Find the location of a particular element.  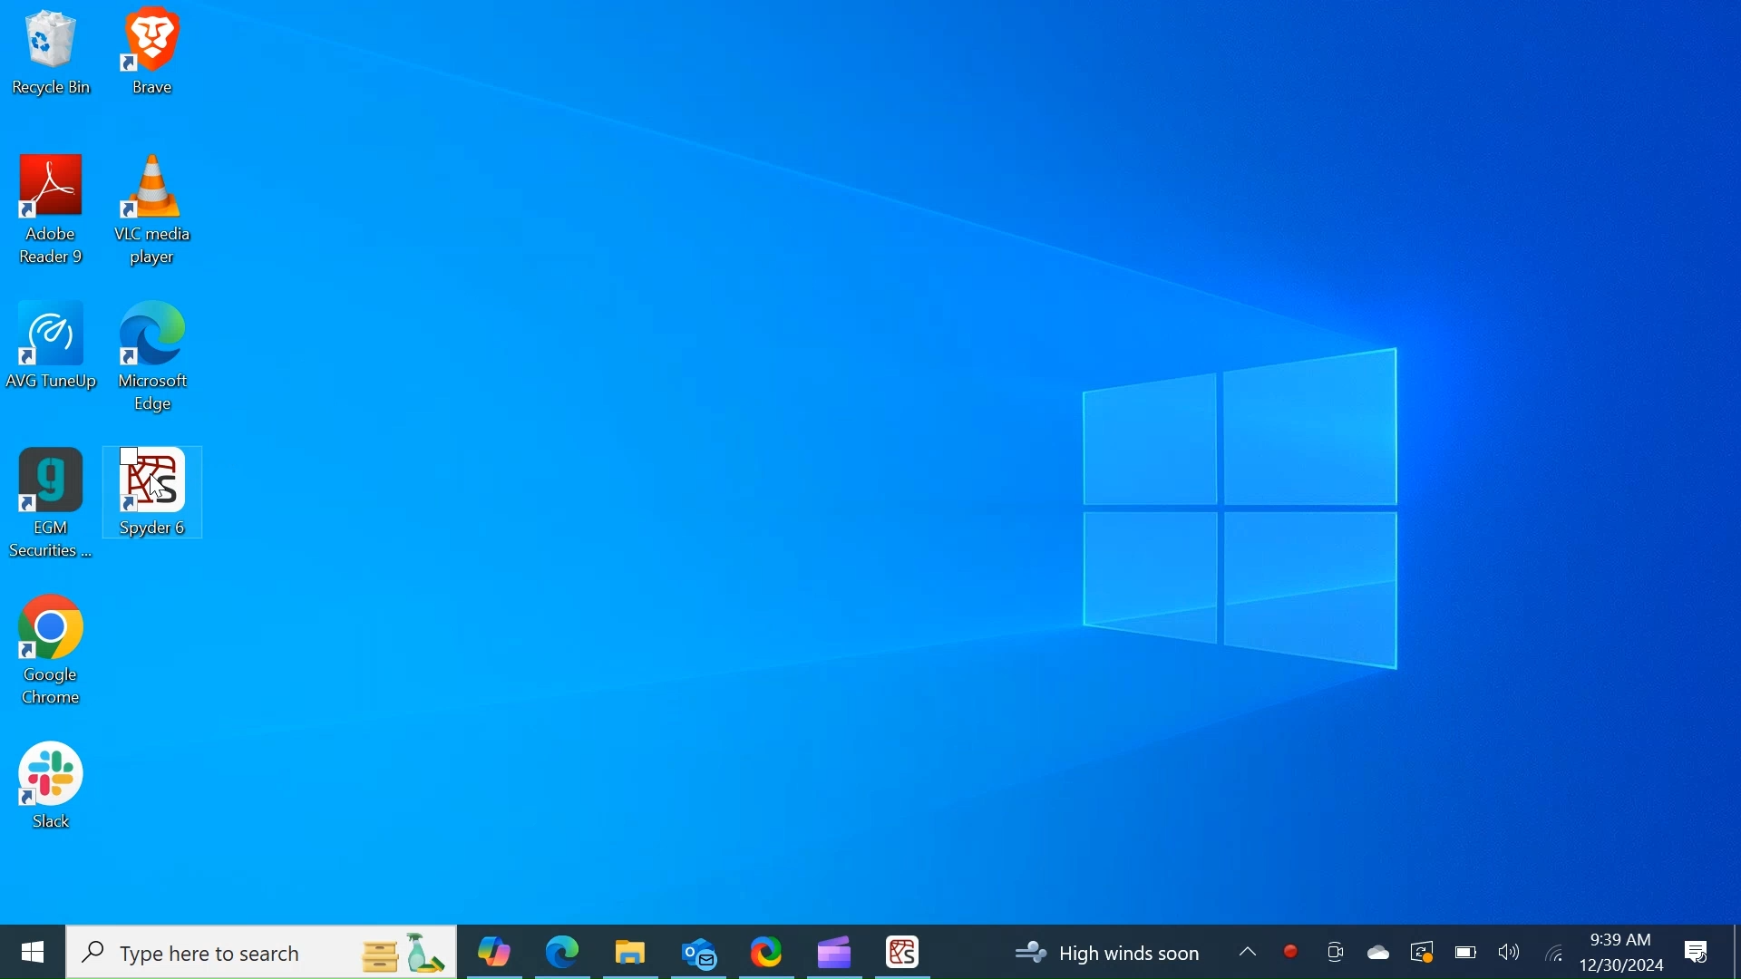

Spyder Desktop Icon is located at coordinates (159, 505).